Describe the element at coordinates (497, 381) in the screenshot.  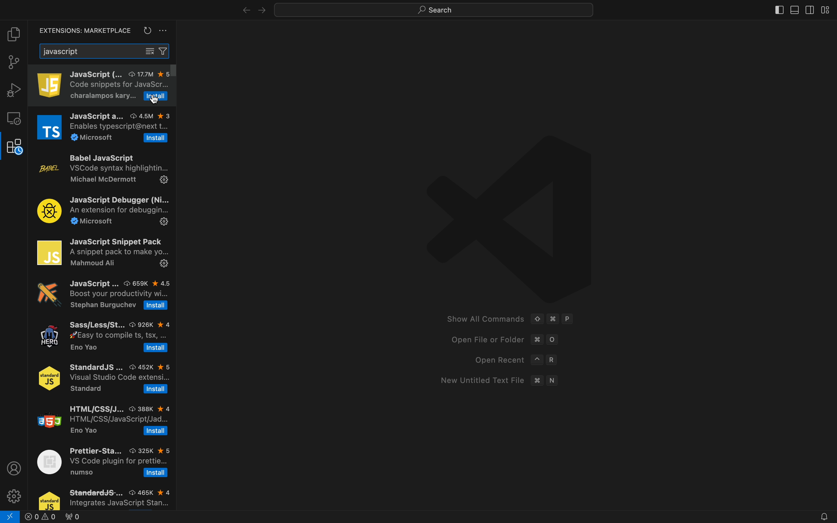
I see `new untitled text file` at that location.